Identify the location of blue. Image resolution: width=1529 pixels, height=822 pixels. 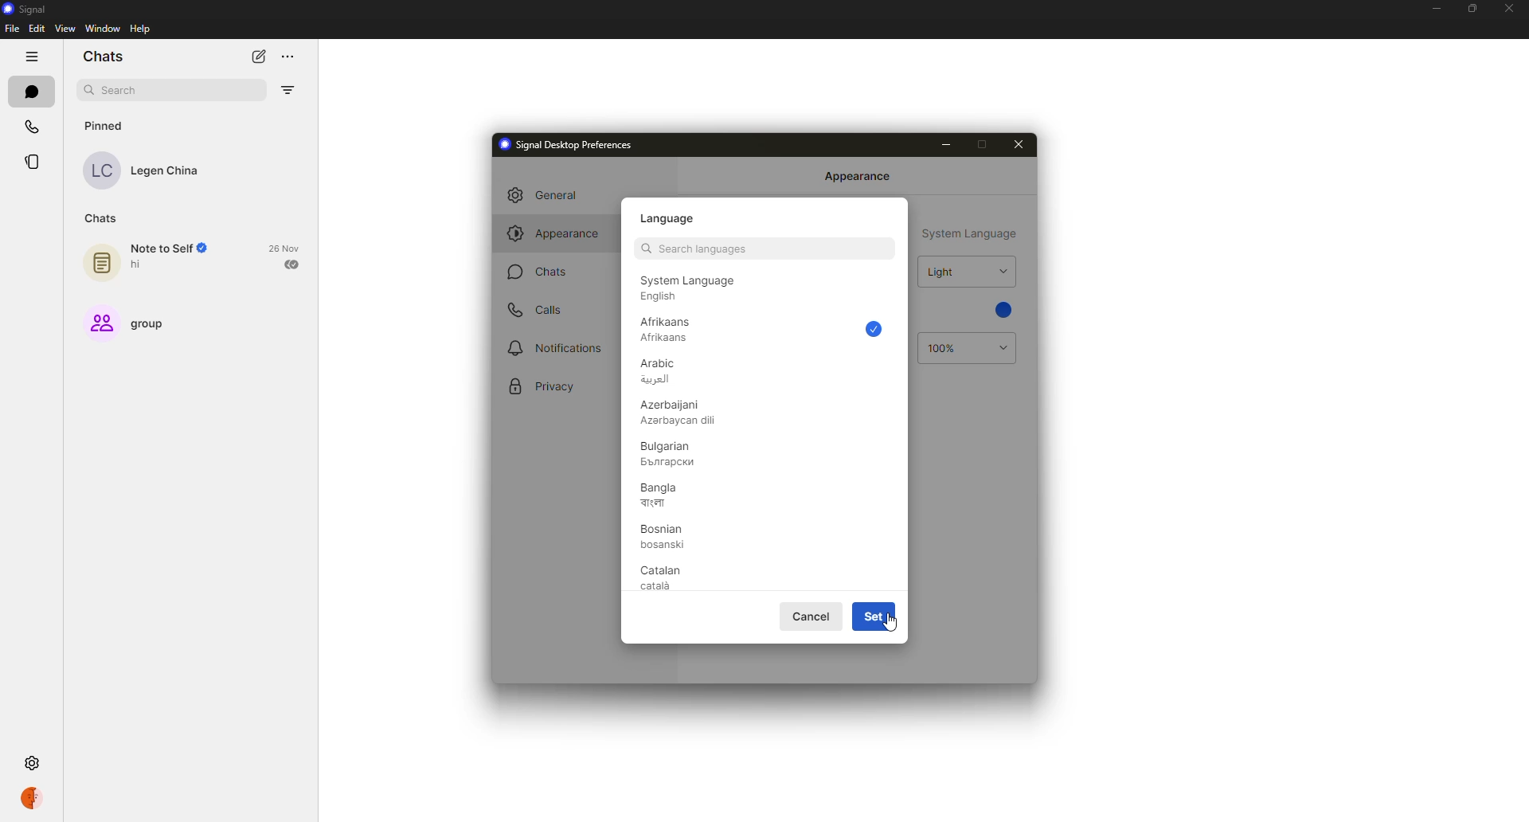
(1003, 309).